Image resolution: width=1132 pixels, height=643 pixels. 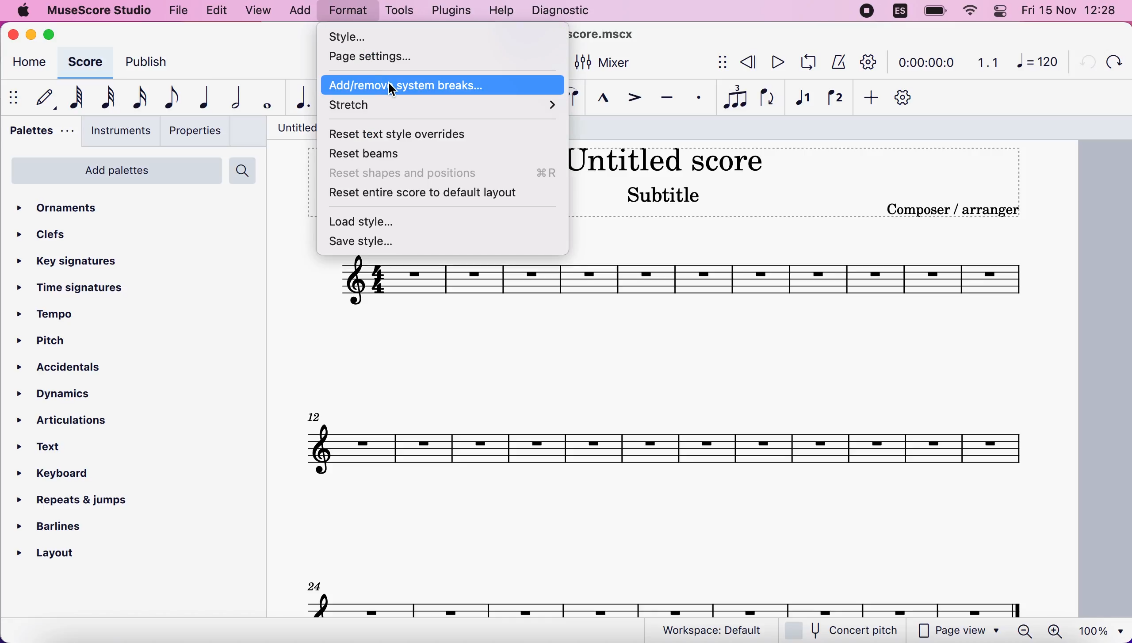 I want to click on format, so click(x=348, y=12).